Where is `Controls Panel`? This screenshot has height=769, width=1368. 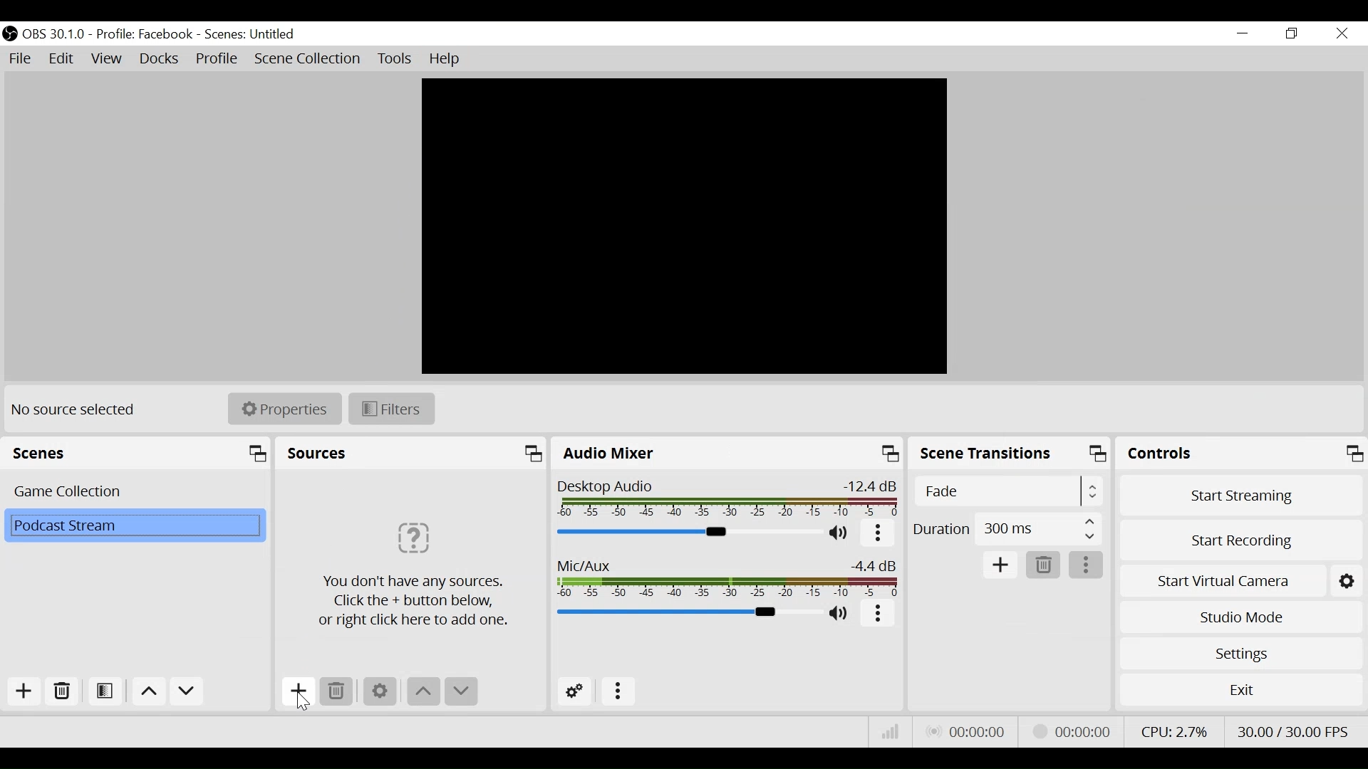
Controls Panel is located at coordinates (1241, 454).